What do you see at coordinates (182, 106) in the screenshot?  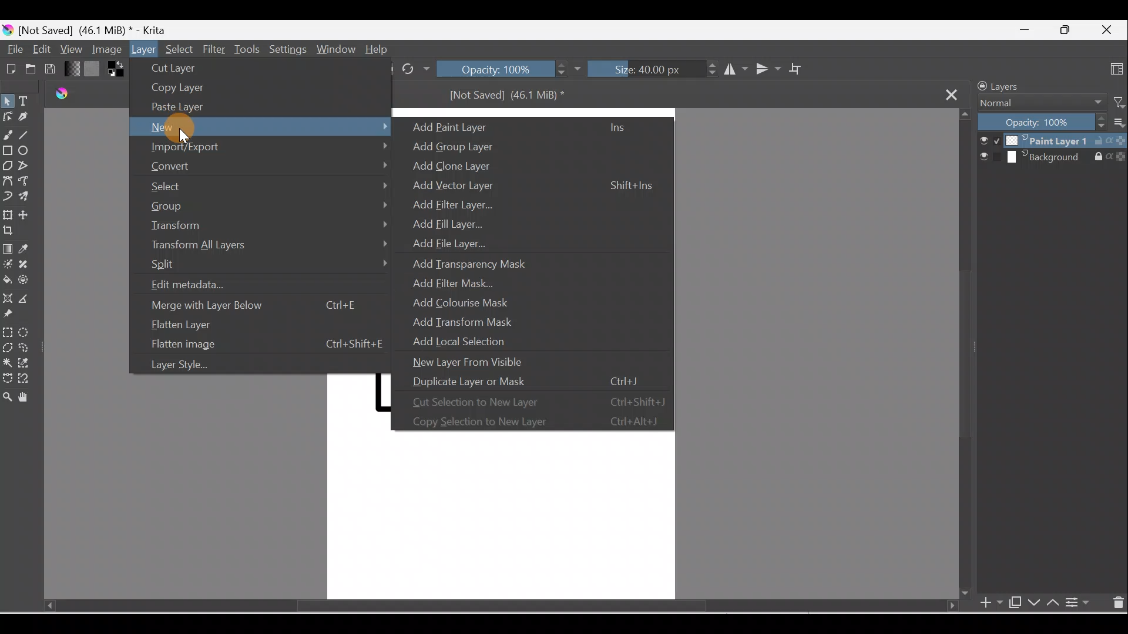 I see `Paste layer` at bounding box center [182, 106].